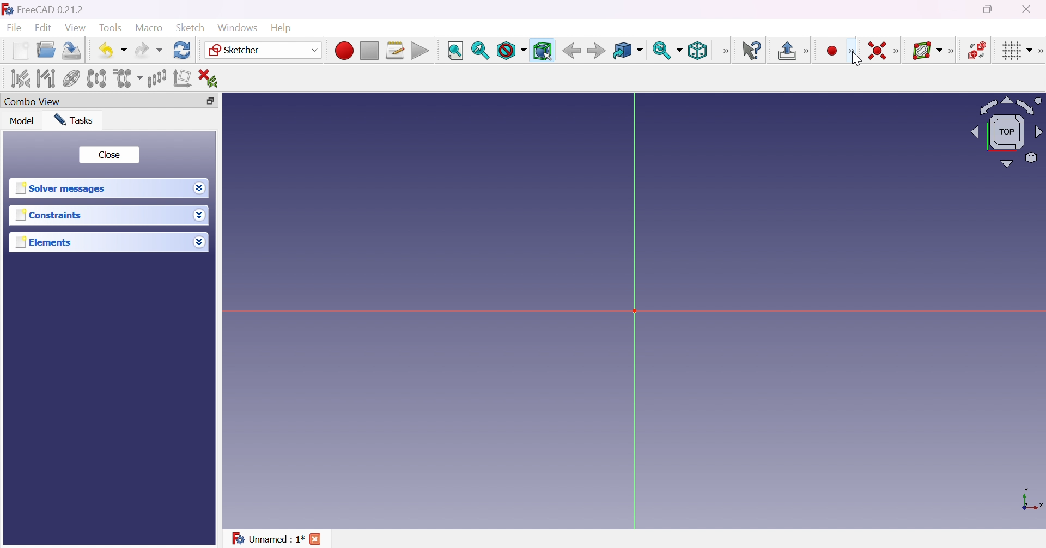 This screenshot has width=1046, height=548. Describe the element at coordinates (268, 539) in the screenshot. I see `Unnamed : 1*` at that location.